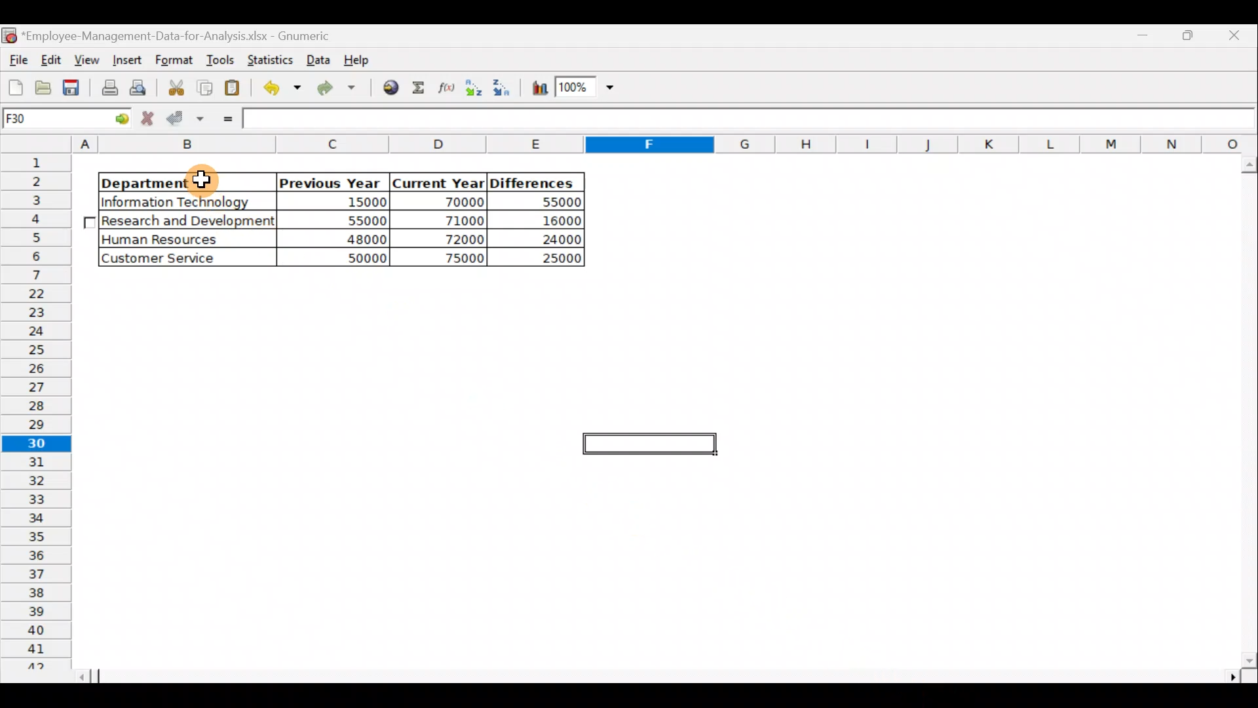 Image resolution: width=1258 pixels, height=708 pixels. Describe the element at coordinates (359, 63) in the screenshot. I see `Help` at that location.